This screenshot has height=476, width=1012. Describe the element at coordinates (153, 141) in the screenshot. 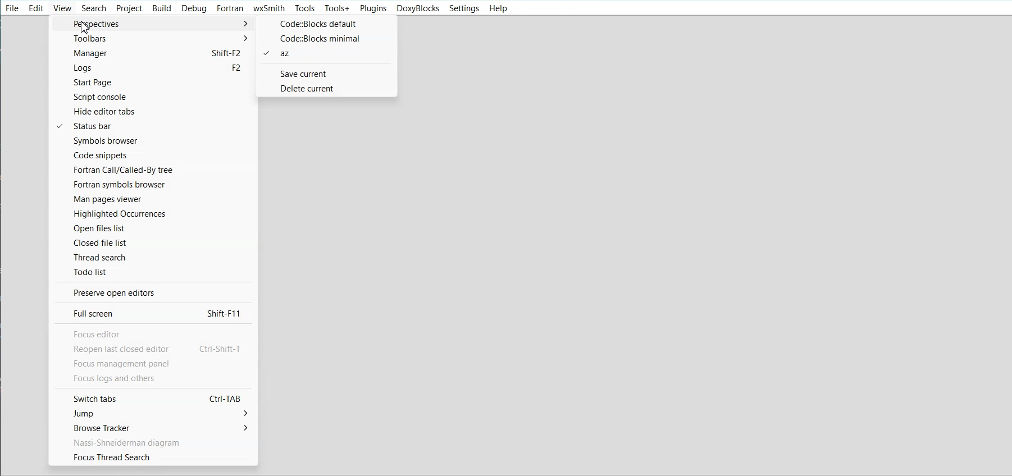

I see `Symbol browser` at that location.